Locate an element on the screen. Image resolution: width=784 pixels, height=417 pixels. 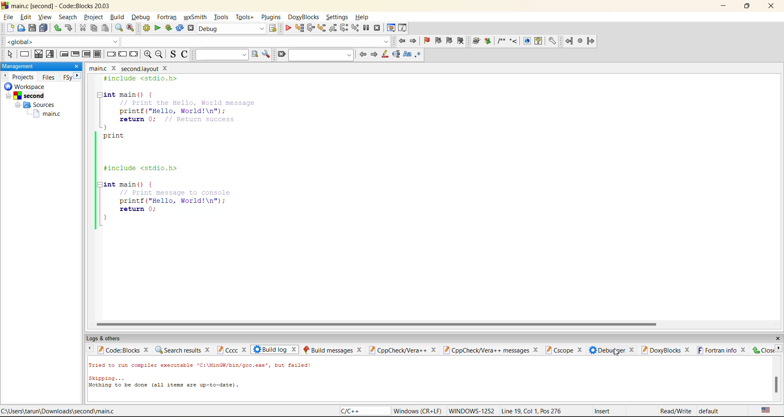
replace is located at coordinates (129, 28).